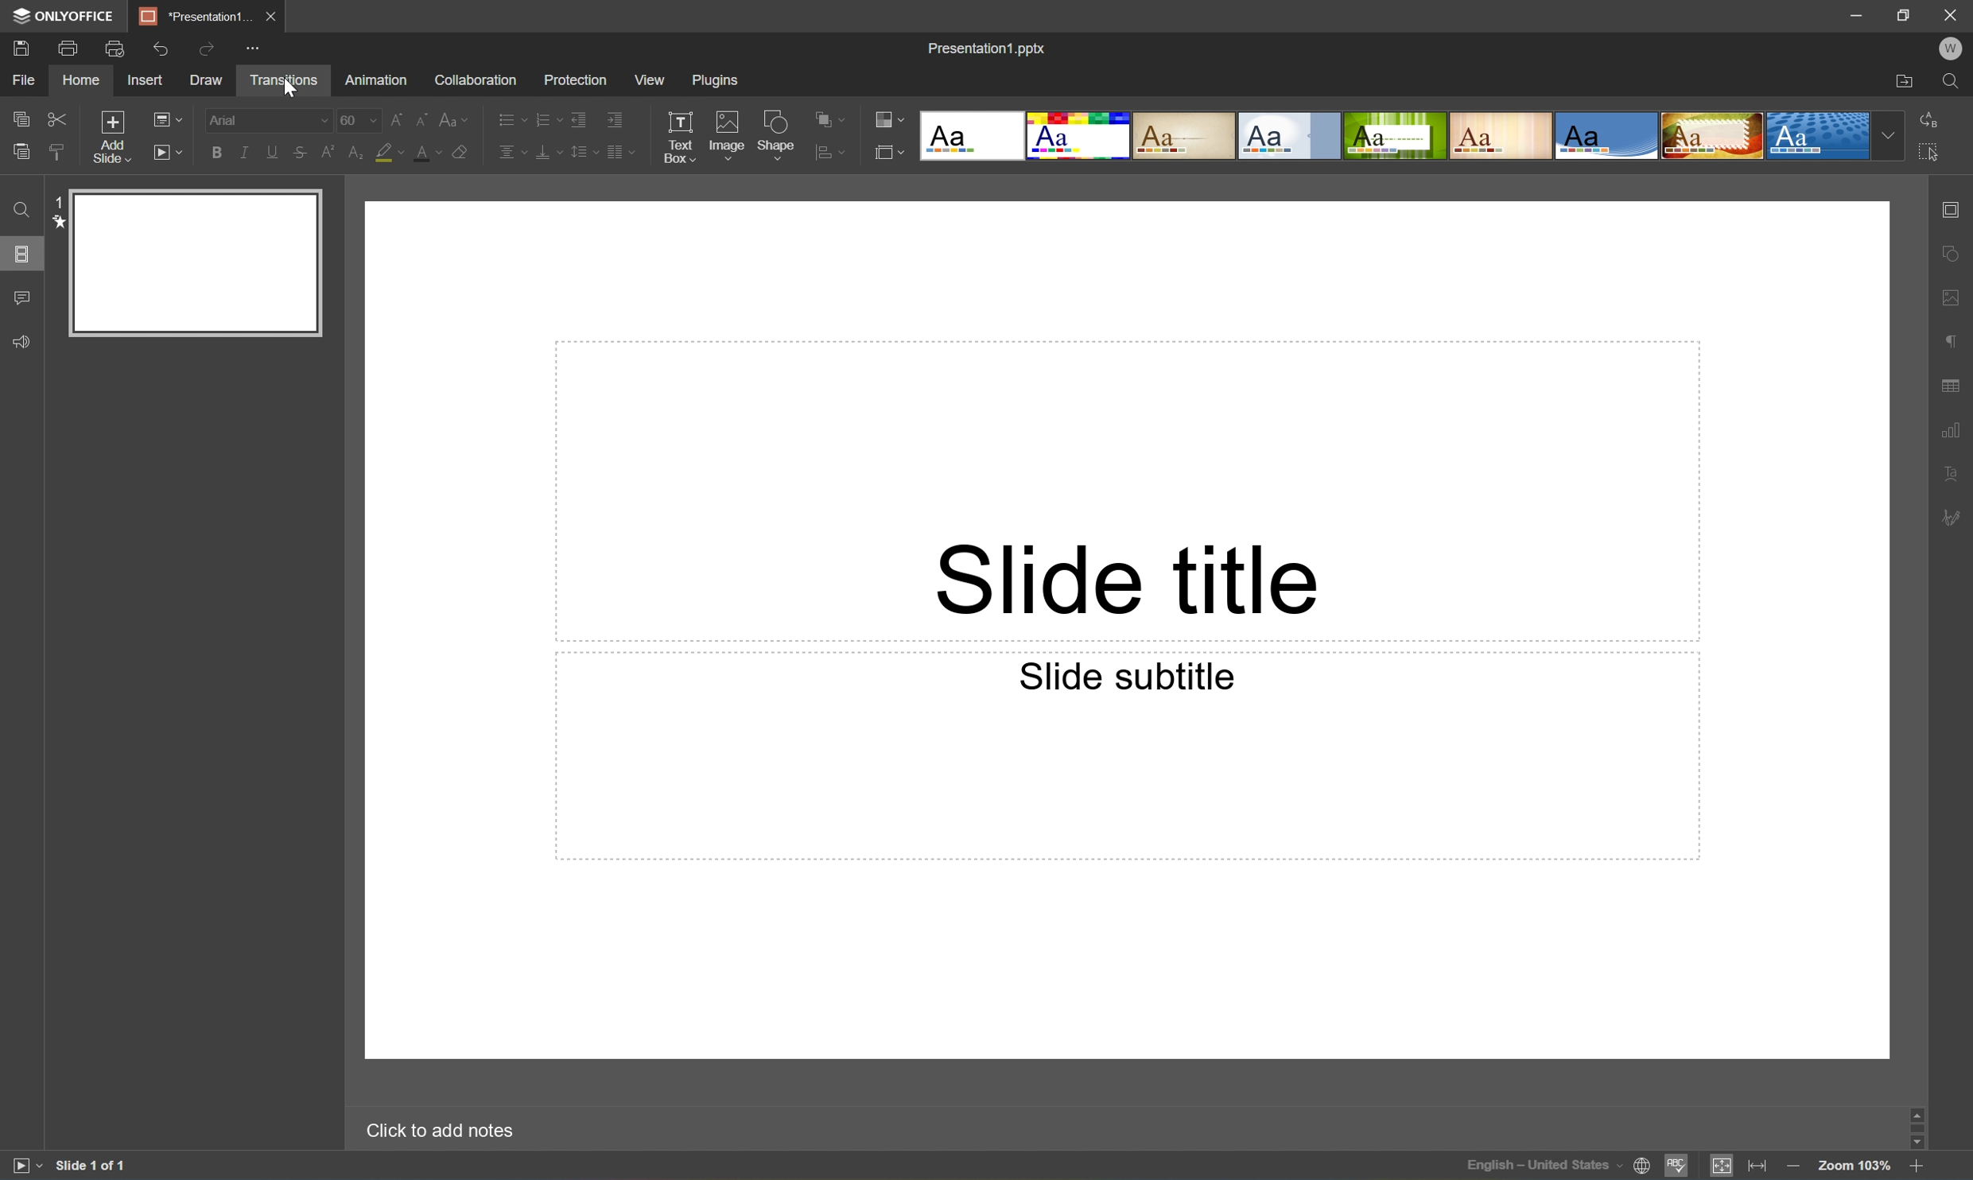 Image resolution: width=1973 pixels, height=1180 pixels. I want to click on Text Art settings, so click(1957, 475).